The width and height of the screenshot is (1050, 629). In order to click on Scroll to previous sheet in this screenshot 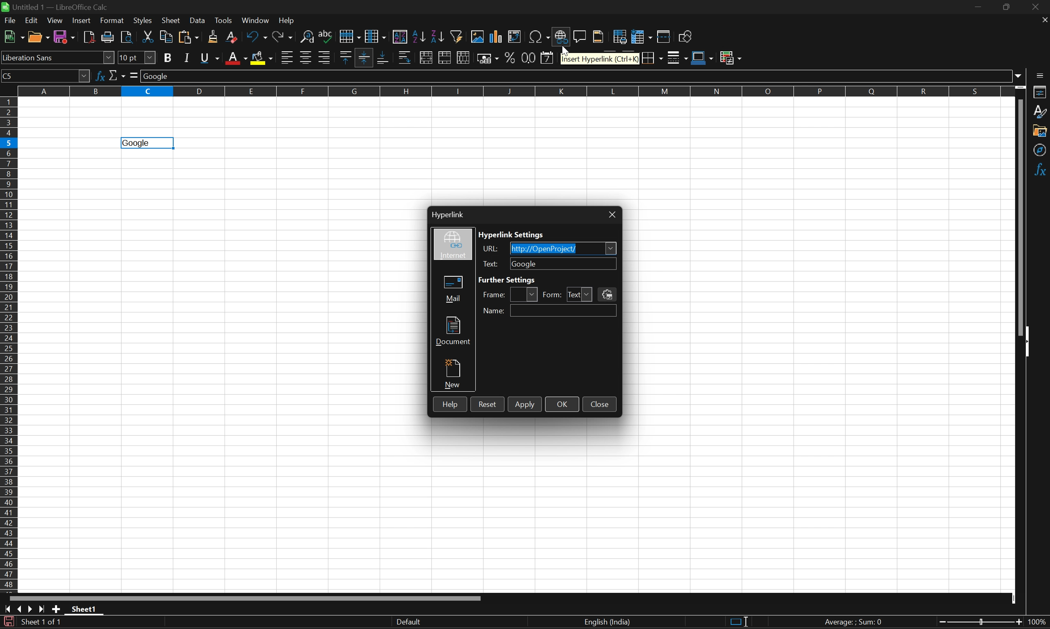, I will do `click(20, 609)`.